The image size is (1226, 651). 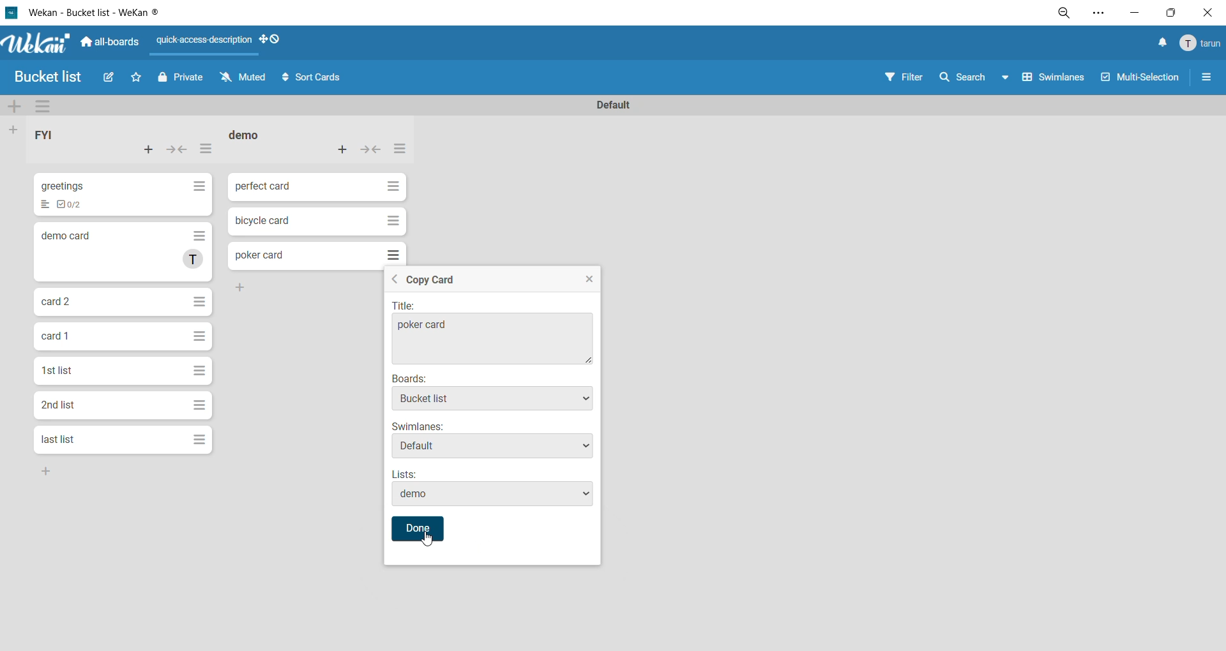 I want to click on Default, so click(x=492, y=447).